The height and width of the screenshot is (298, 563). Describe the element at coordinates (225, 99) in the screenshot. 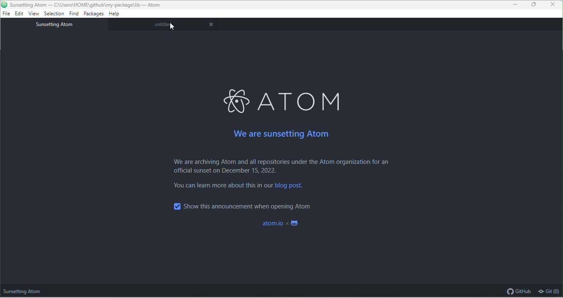

I see `ATOM LOGO` at that location.